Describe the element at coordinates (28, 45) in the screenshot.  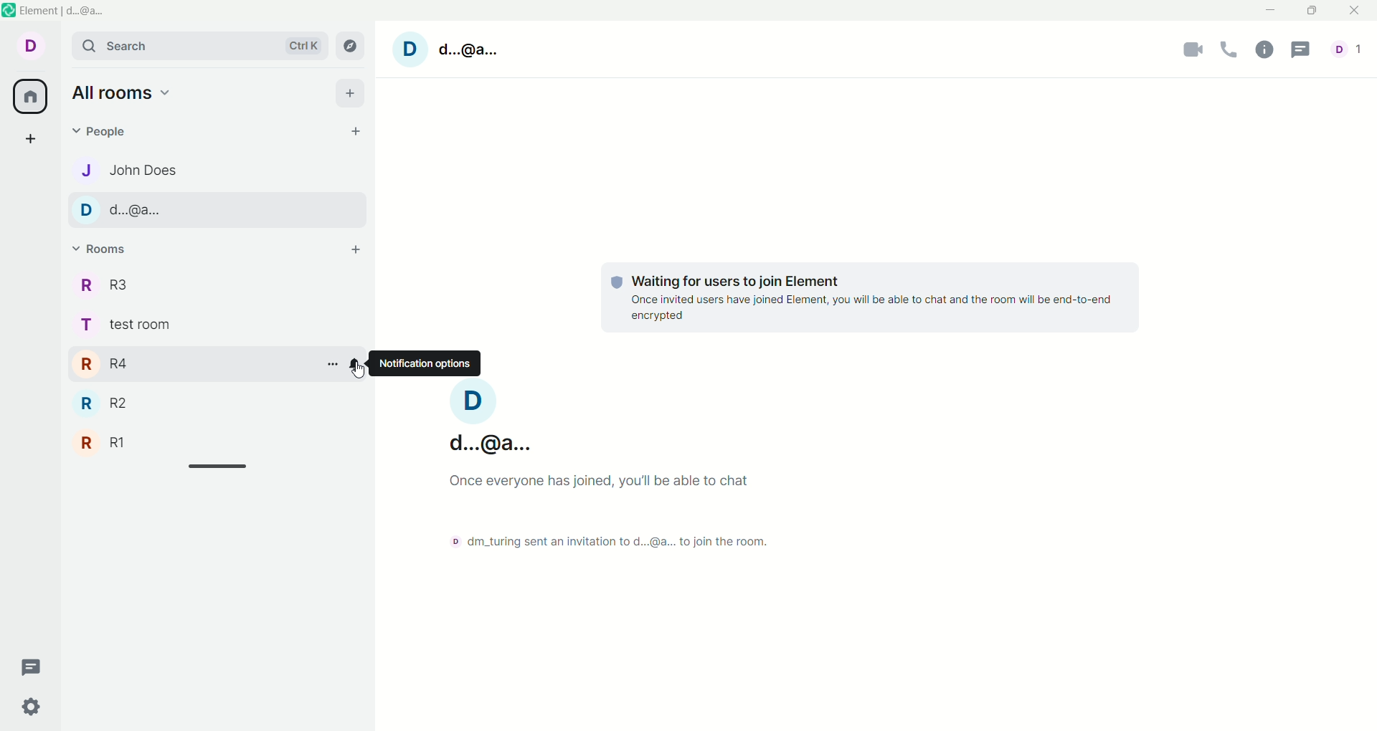
I see `Current account` at that location.